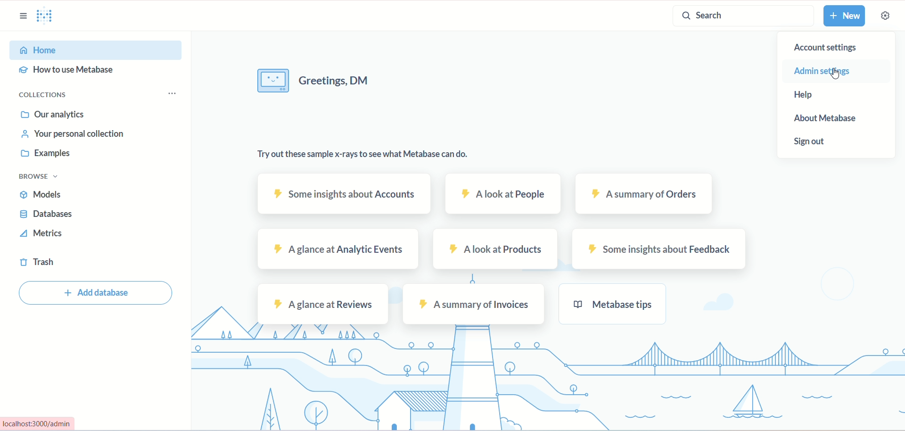 The height and width of the screenshot is (431, 905). I want to click on examples, so click(49, 155).